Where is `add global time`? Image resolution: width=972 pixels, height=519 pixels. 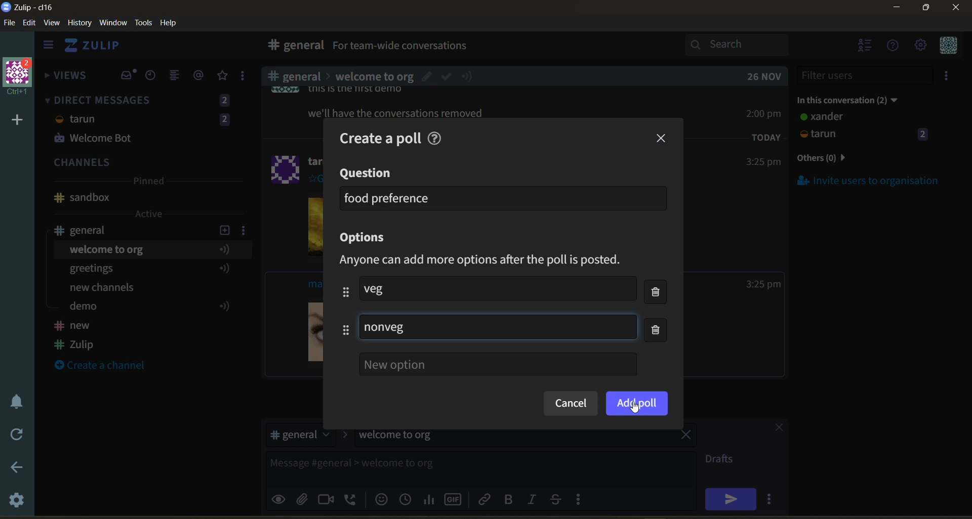
add global time is located at coordinates (408, 499).